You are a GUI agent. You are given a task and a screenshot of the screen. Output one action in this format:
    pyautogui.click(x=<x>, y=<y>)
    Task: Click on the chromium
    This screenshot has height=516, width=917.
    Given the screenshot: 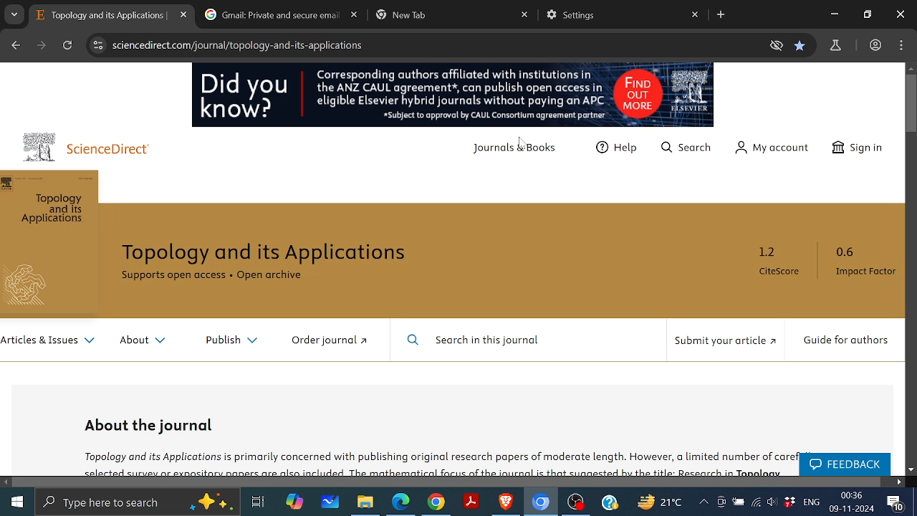 What is the action you would take?
    pyautogui.click(x=541, y=503)
    